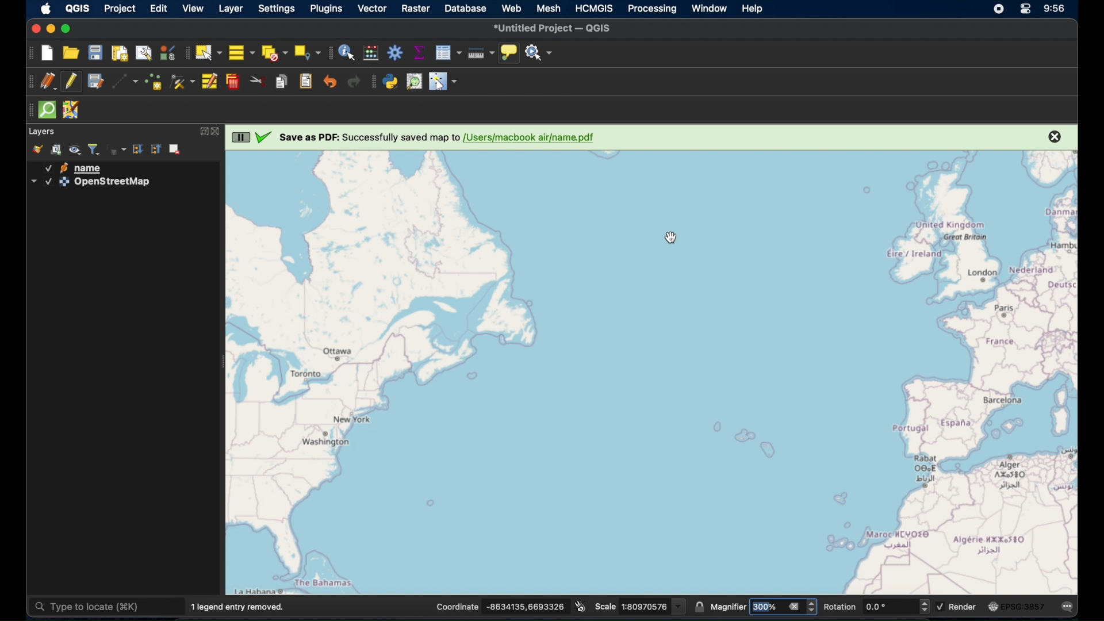 This screenshot has width=1104, height=621. I want to click on drag handles, so click(28, 112).